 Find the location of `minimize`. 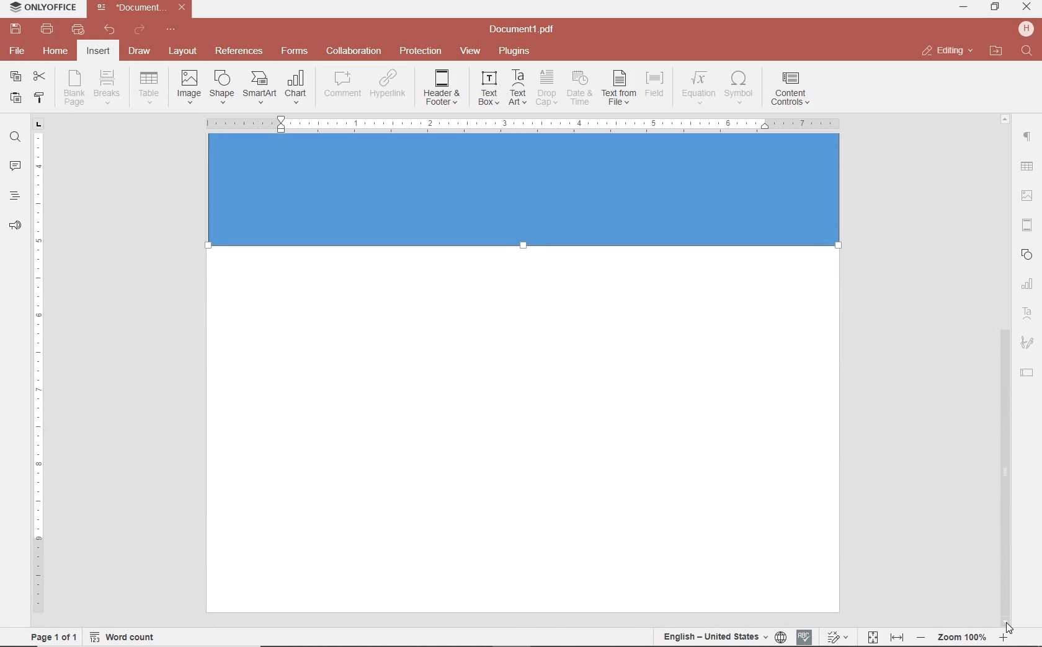

minimize is located at coordinates (964, 7).